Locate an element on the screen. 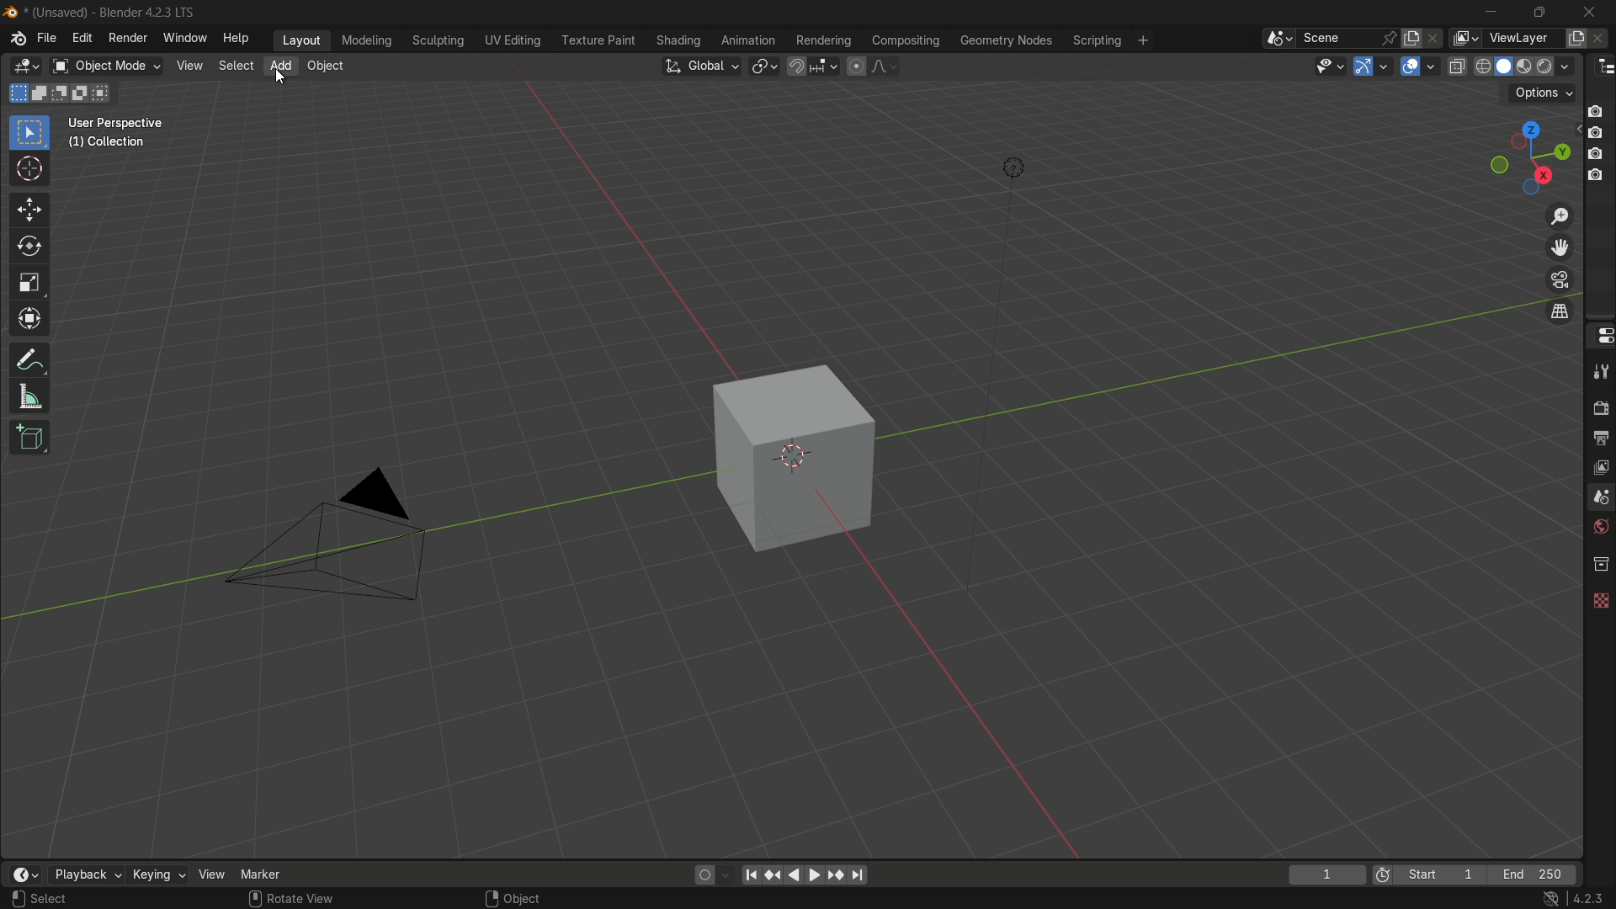 This screenshot has width=1616, height=909. move view layer is located at coordinates (1560, 248).